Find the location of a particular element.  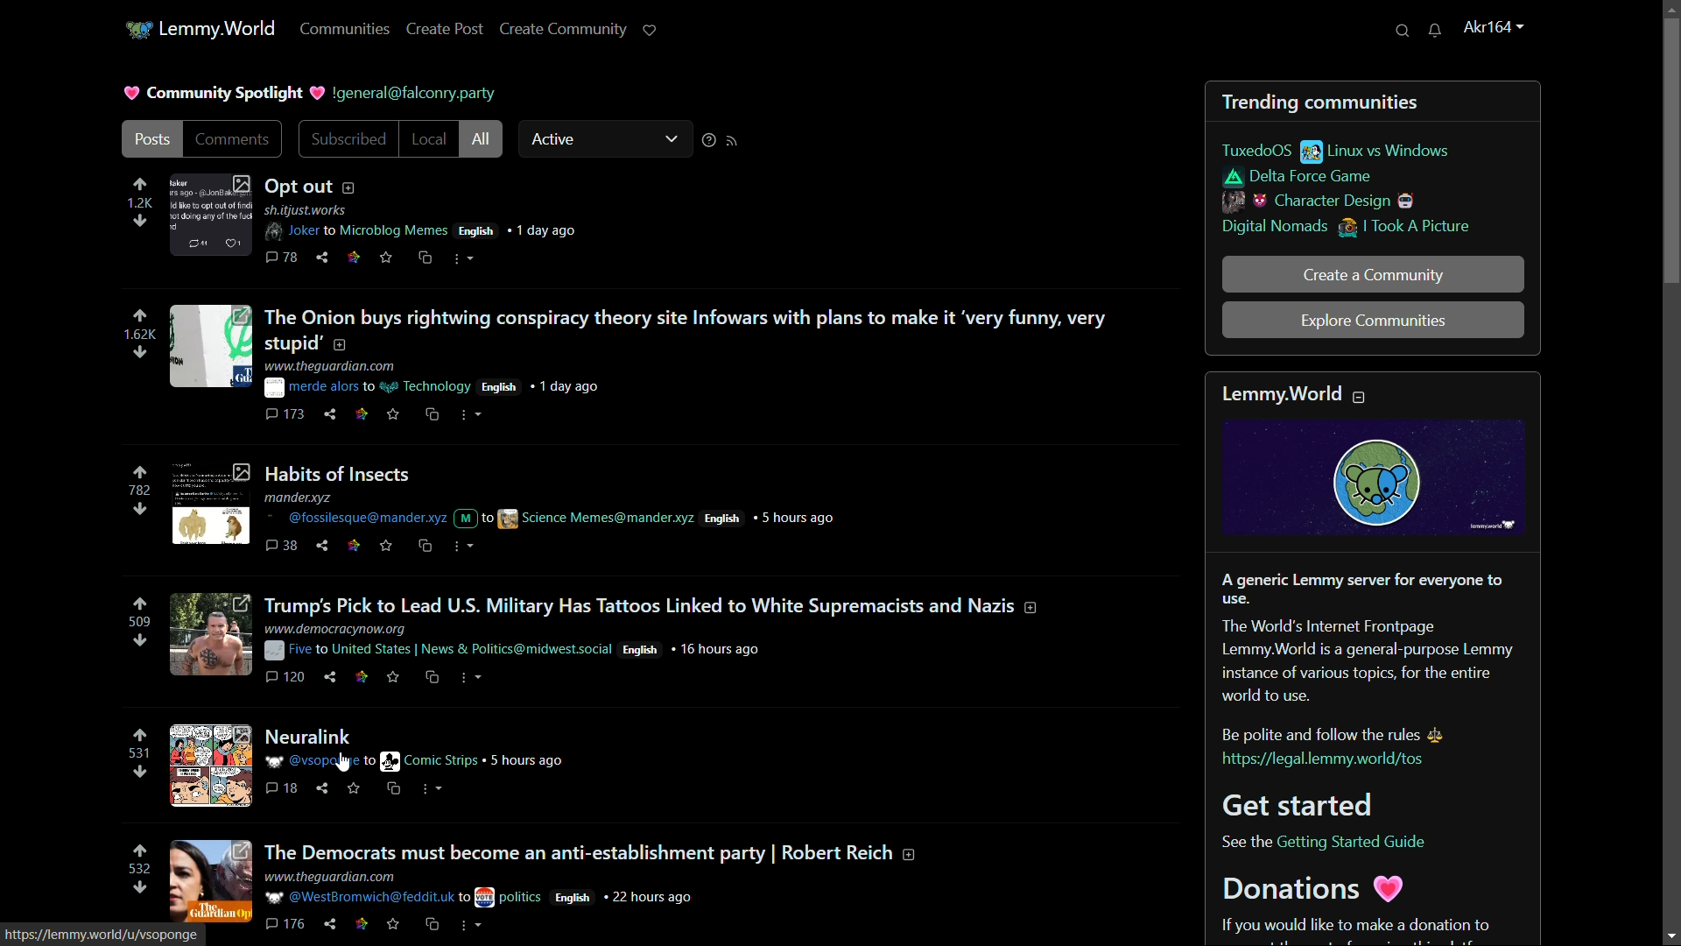

cs is located at coordinates (427, 546).